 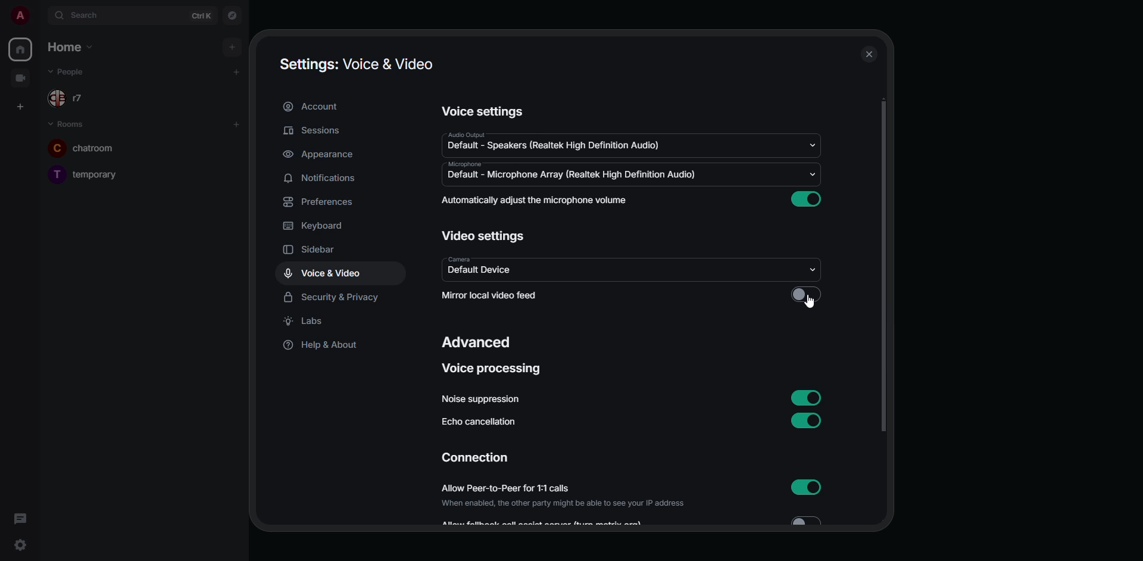 What do you see at coordinates (20, 546) in the screenshot?
I see `quick settings` at bounding box center [20, 546].